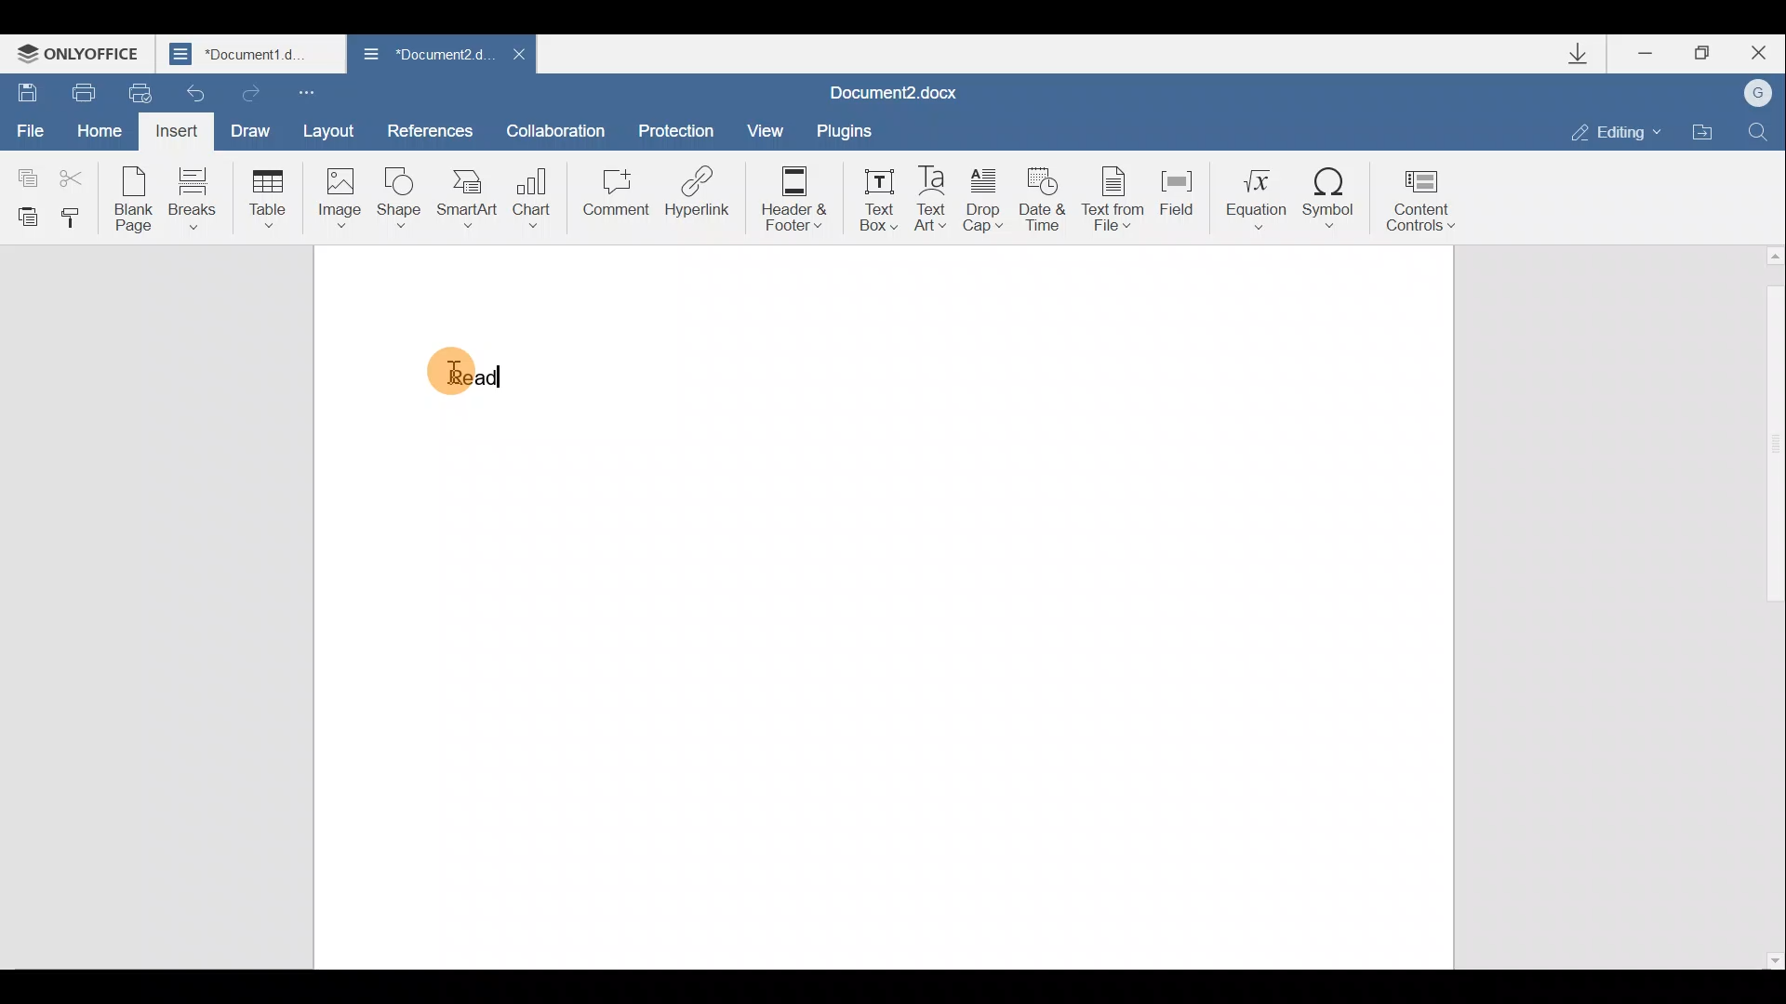 The height and width of the screenshot is (1004, 1786). I want to click on Read, so click(459, 372).